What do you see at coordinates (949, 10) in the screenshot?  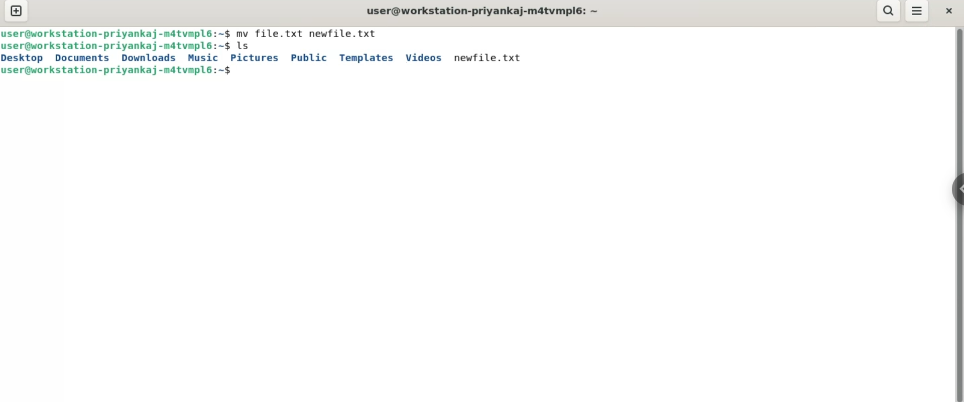 I see `close` at bounding box center [949, 10].